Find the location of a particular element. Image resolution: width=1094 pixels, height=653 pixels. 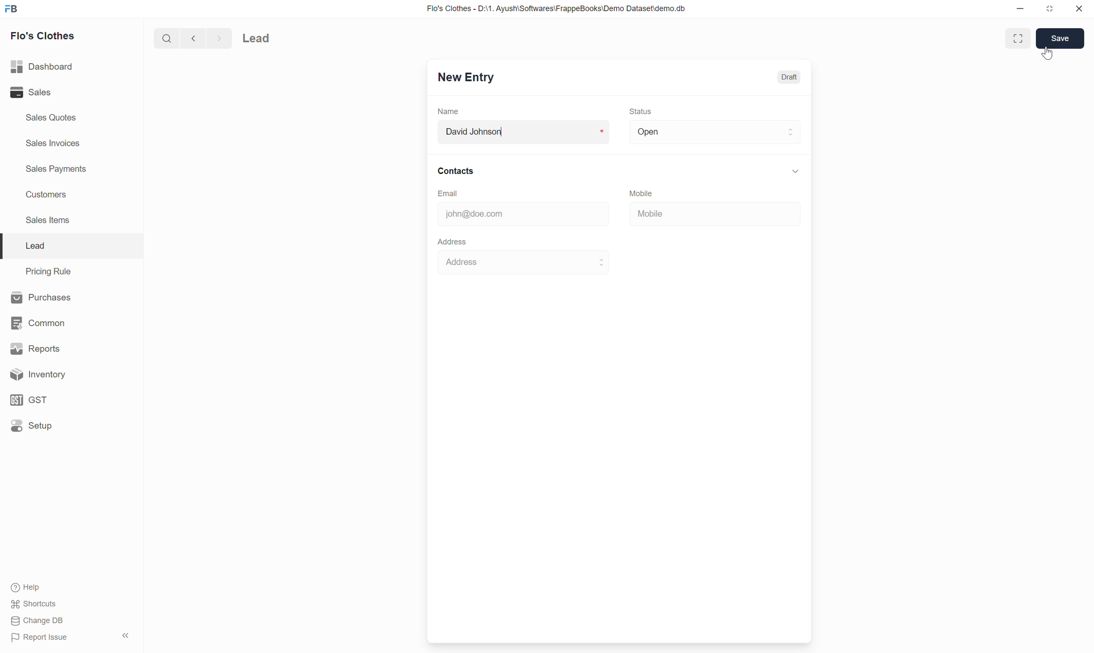

New Entry is located at coordinates (468, 77).